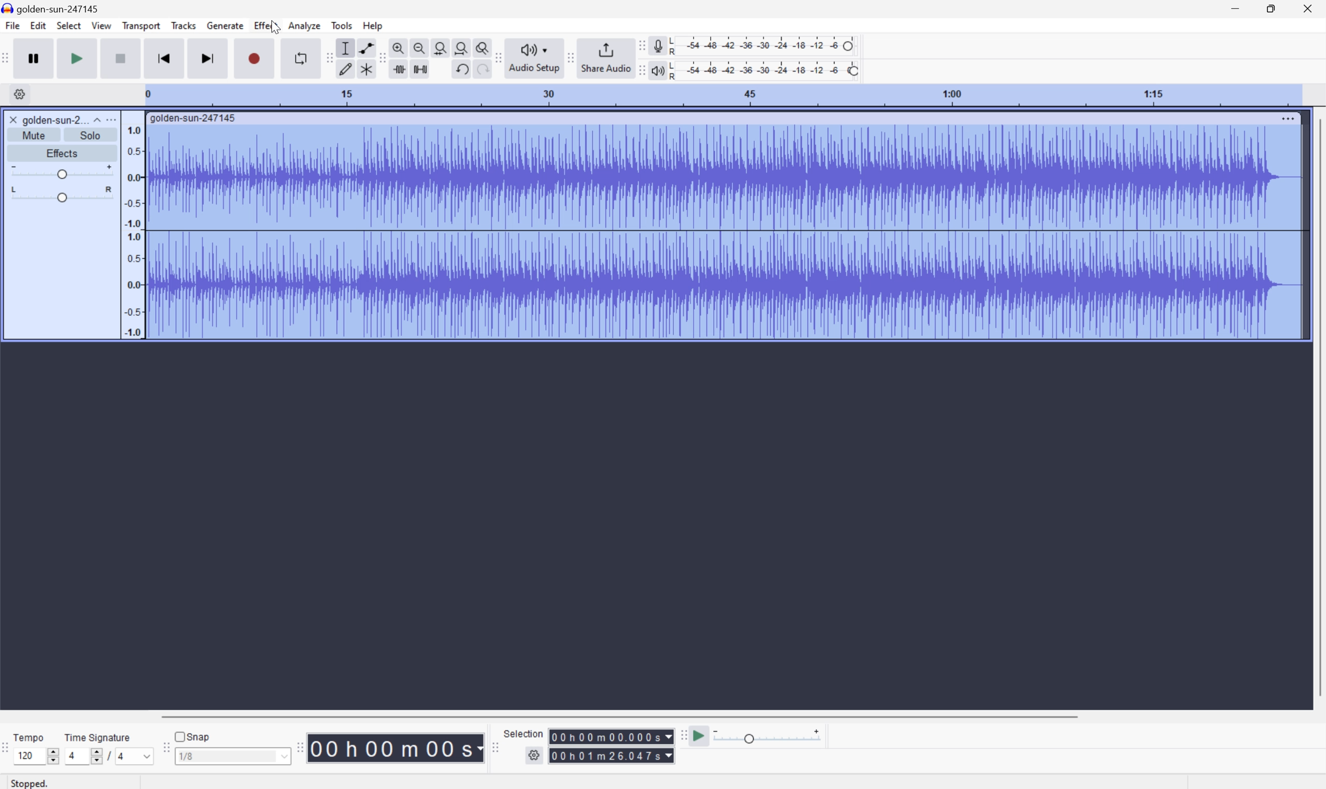  I want to click on 120 slider, so click(39, 755).